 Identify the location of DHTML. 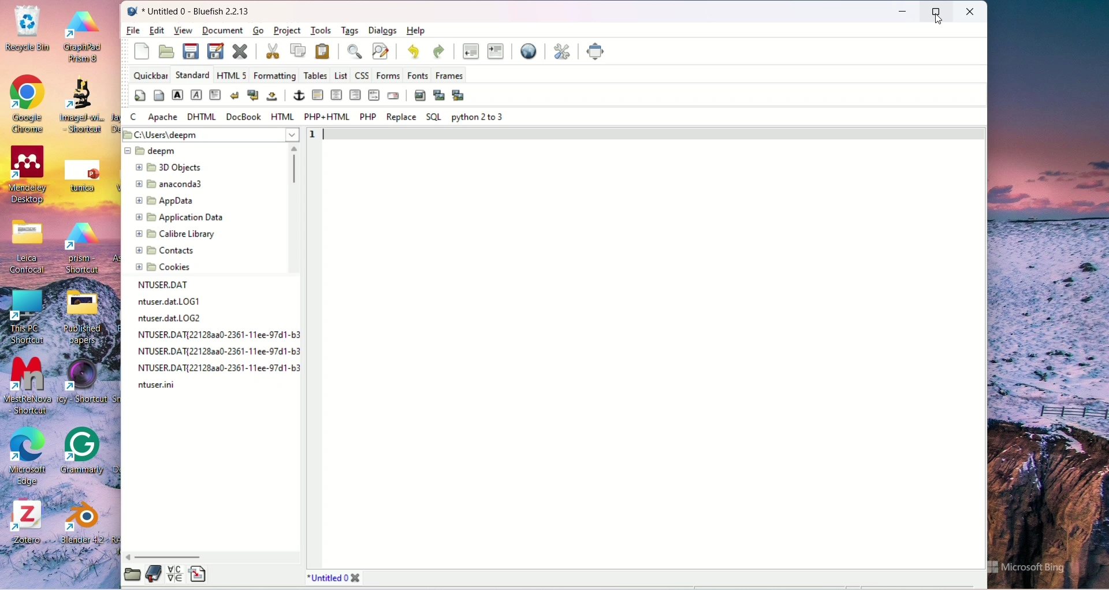
(202, 117).